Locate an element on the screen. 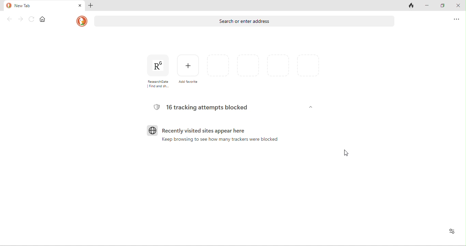 The height and width of the screenshot is (246, 466). forward is located at coordinates (21, 20).